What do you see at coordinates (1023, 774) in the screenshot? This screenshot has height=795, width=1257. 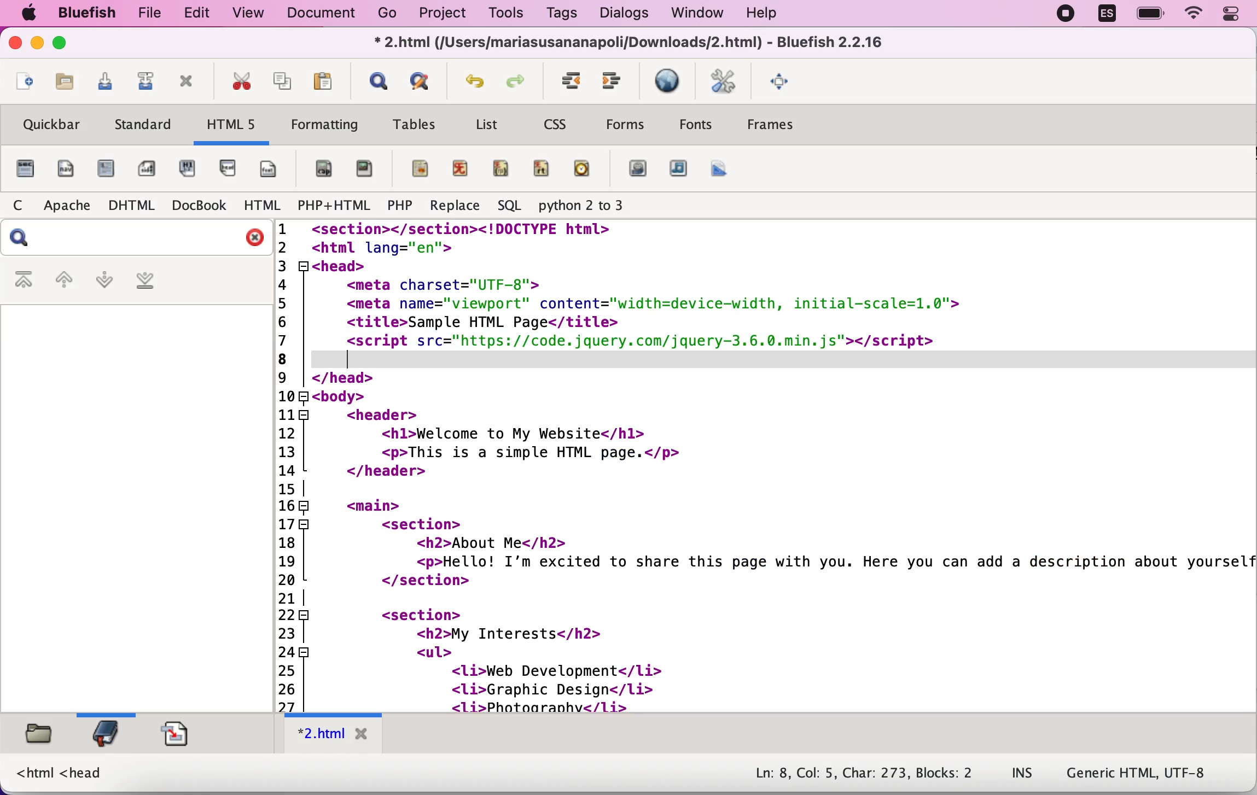 I see `INS` at bounding box center [1023, 774].